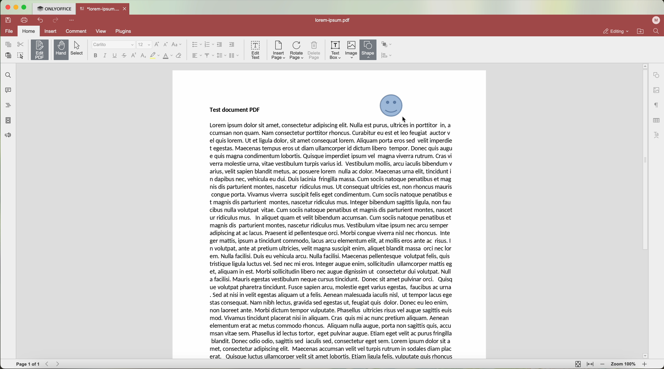 The height and width of the screenshot is (369, 664). I want to click on subscript, so click(143, 56).